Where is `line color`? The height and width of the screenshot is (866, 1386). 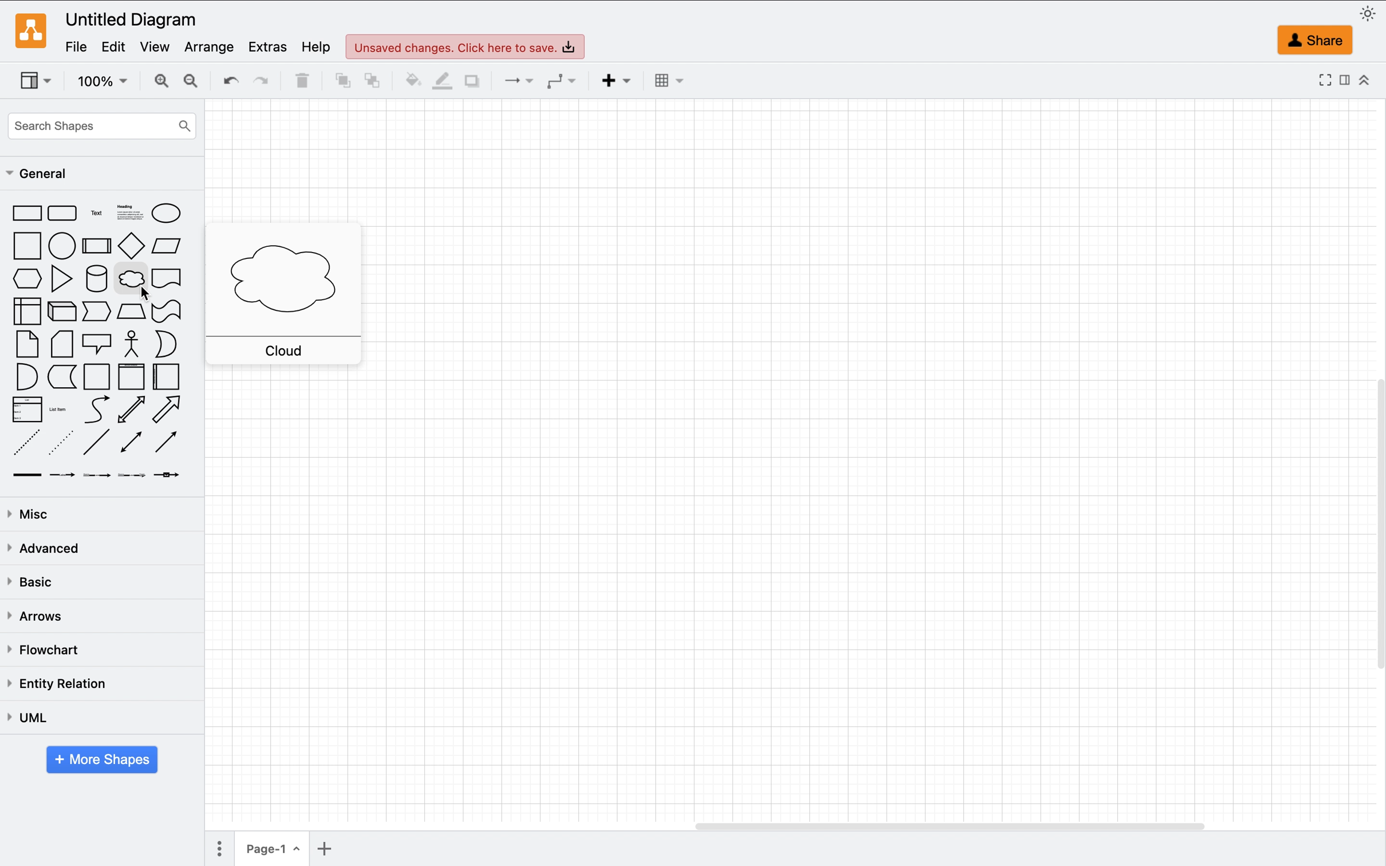 line color is located at coordinates (440, 82).